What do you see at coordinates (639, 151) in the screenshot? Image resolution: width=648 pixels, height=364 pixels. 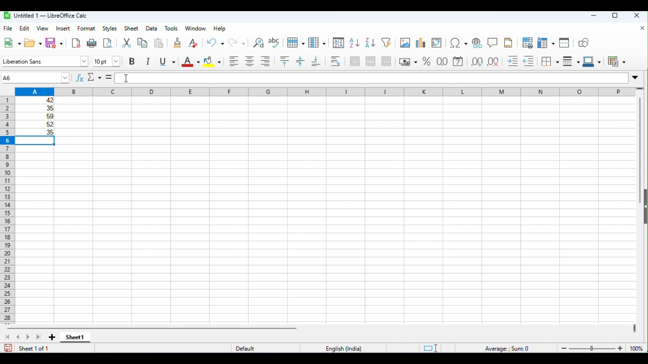 I see `vertical scroll bar` at bounding box center [639, 151].